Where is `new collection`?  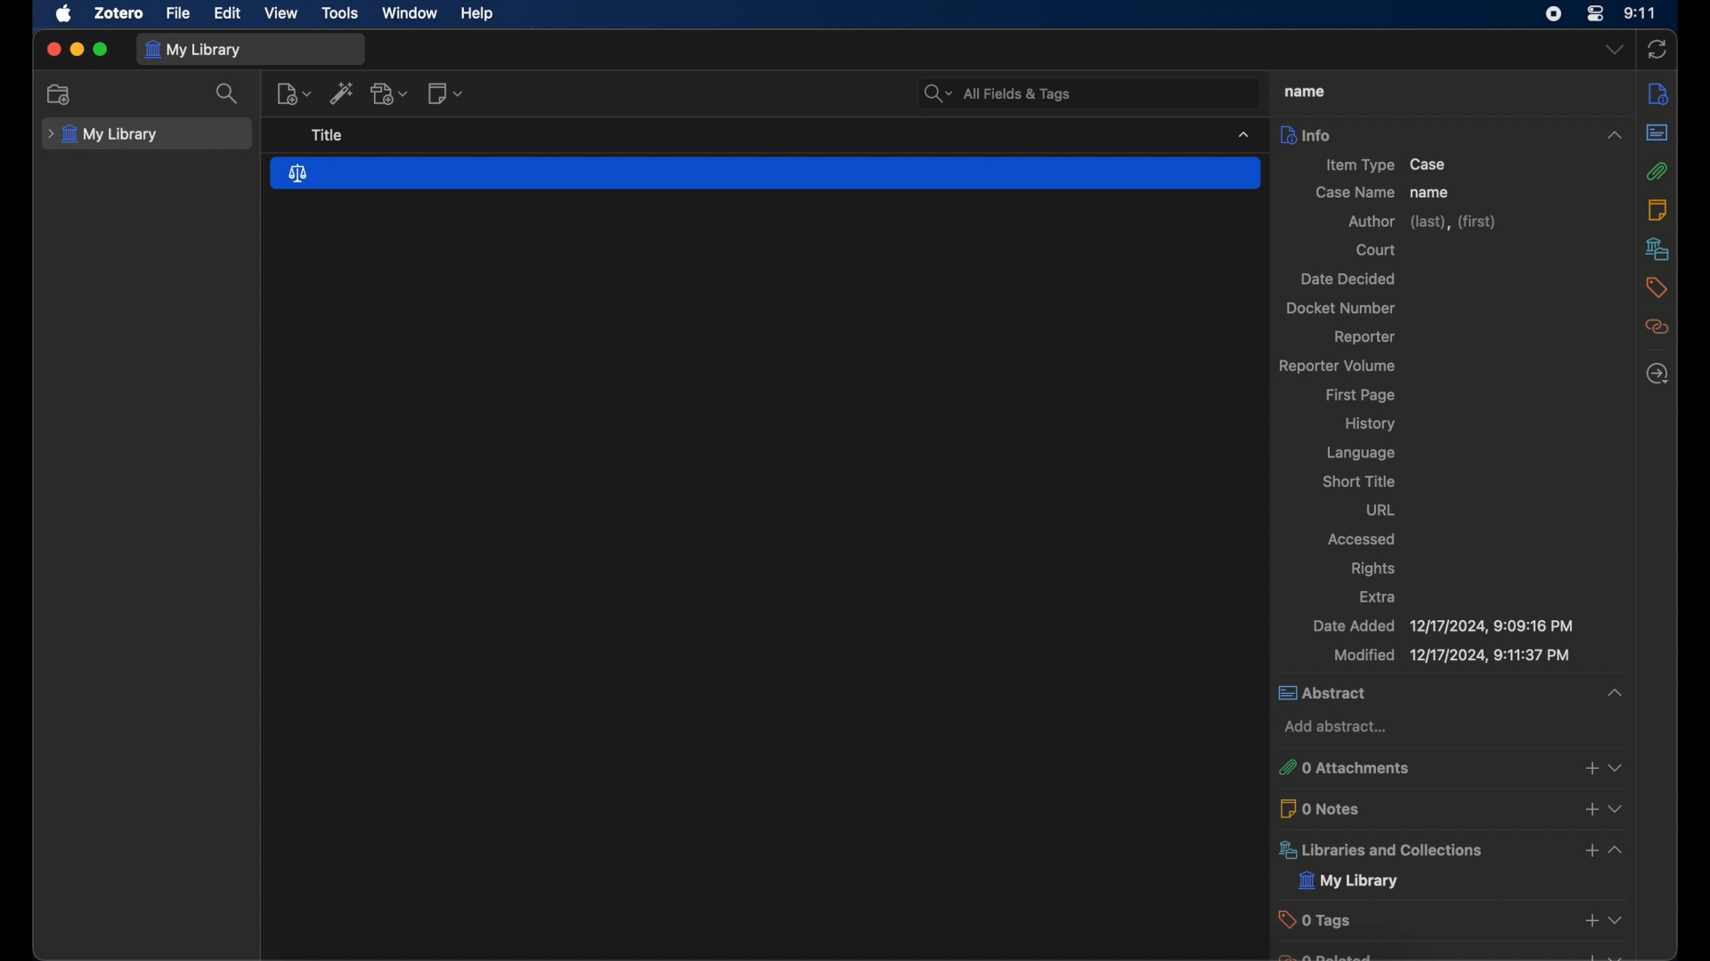
new collection is located at coordinates (60, 95).